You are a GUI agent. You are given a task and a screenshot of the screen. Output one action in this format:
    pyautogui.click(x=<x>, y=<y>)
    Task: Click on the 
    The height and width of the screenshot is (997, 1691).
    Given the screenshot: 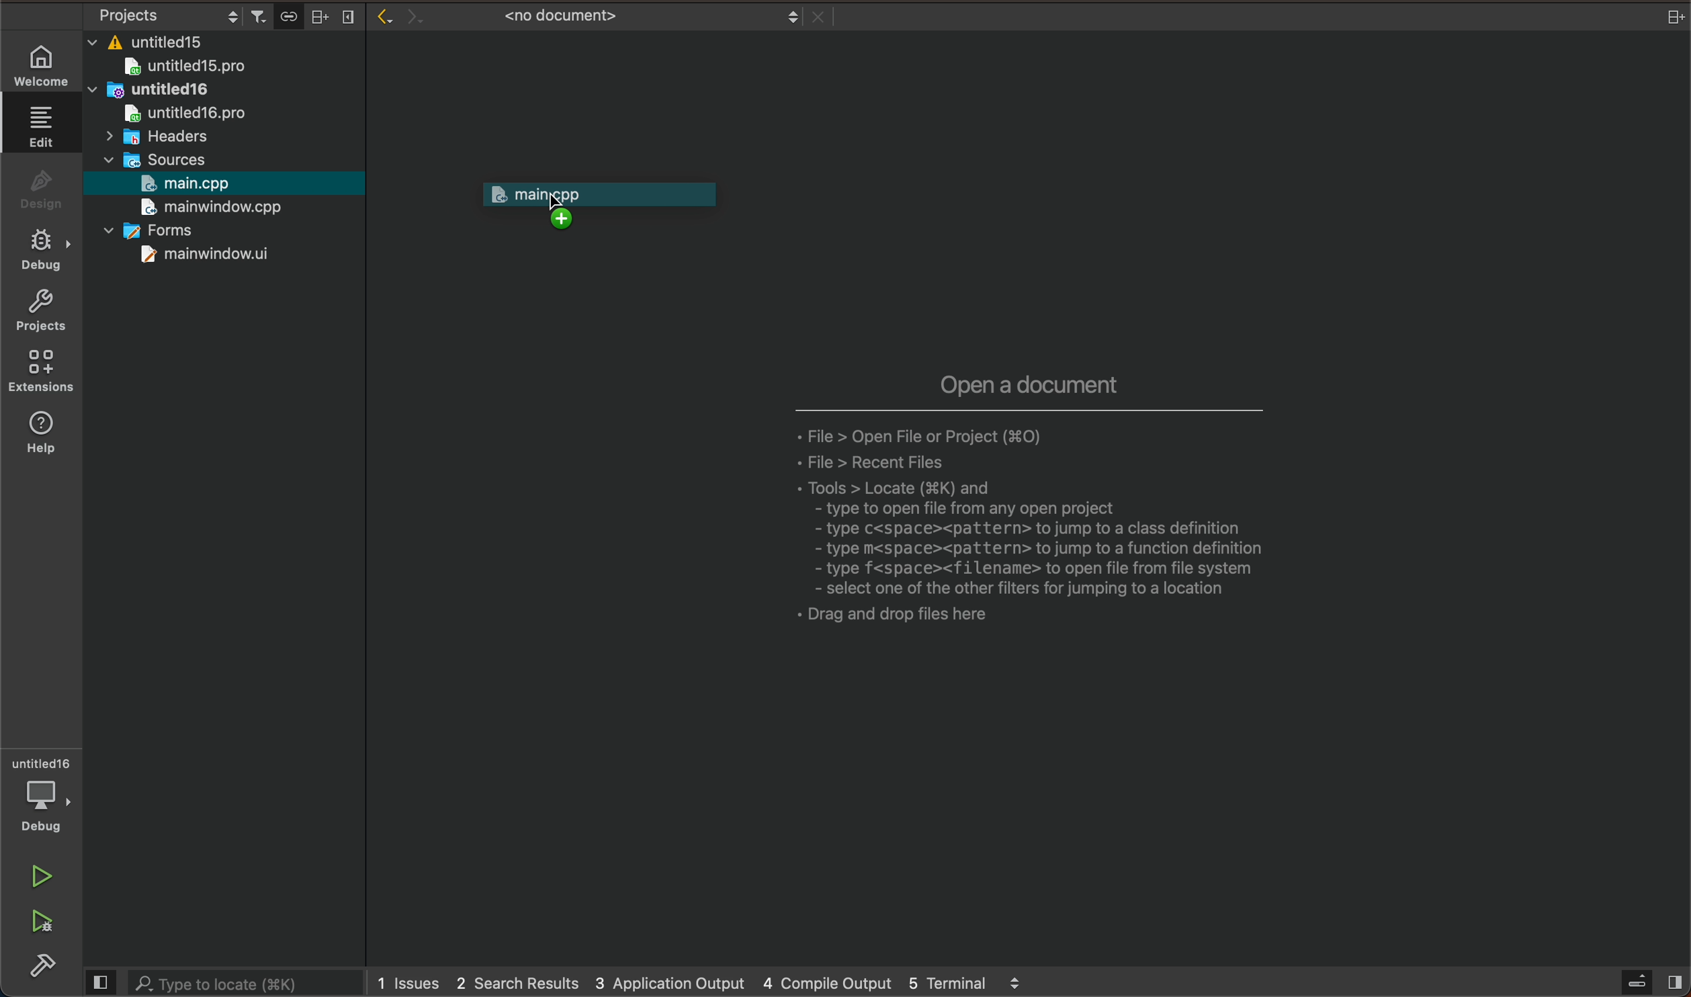 What is the action you would take?
    pyautogui.click(x=290, y=17)
    